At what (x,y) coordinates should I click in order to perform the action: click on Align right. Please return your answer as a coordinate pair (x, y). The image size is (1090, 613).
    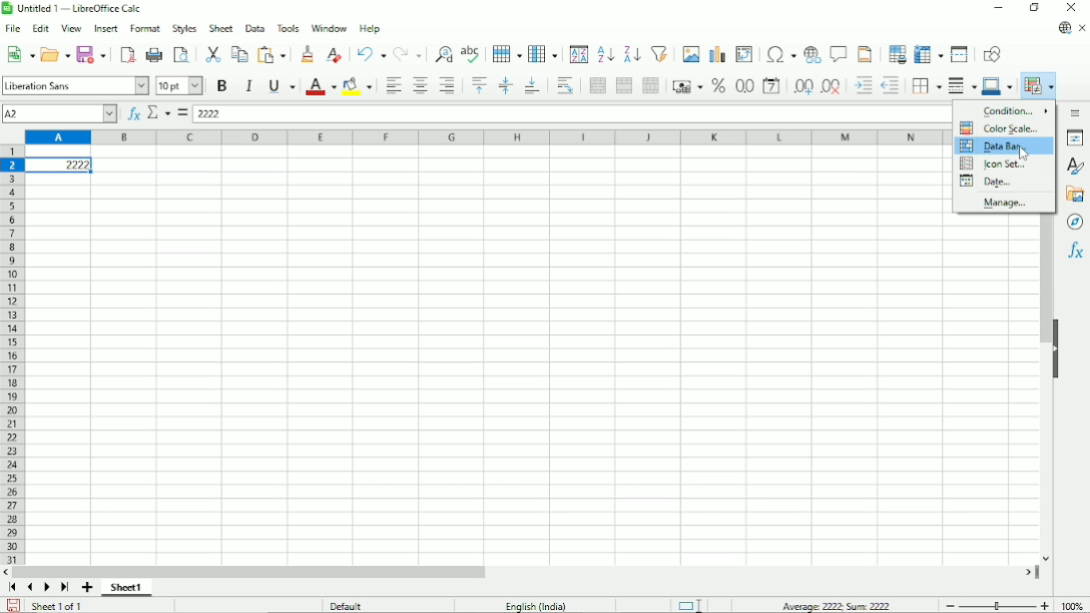
    Looking at the image, I should click on (447, 85).